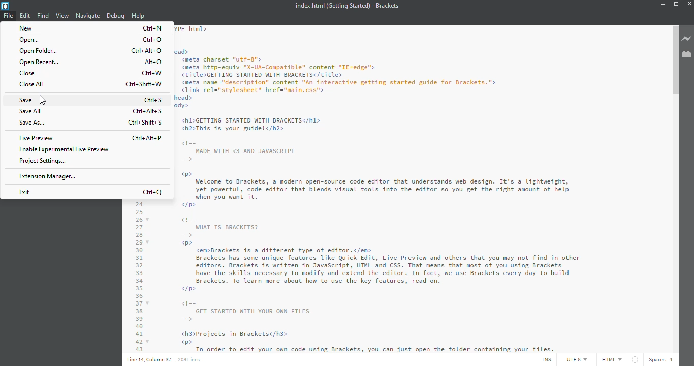  I want to click on view, so click(62, 16).